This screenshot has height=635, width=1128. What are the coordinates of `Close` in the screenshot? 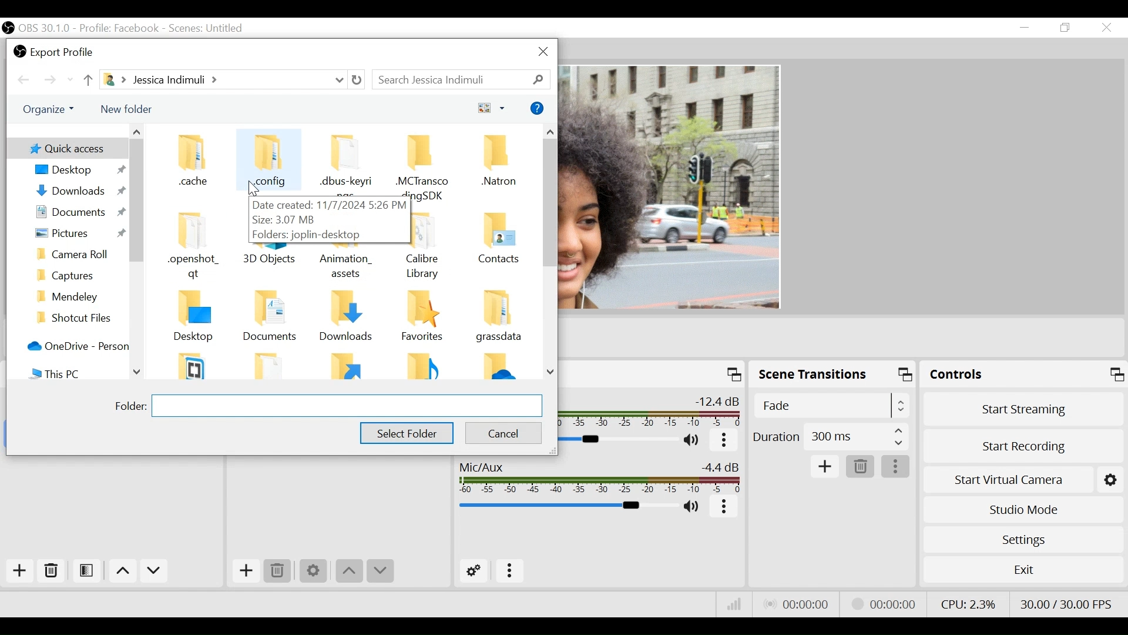 It's located at (1106, 27).